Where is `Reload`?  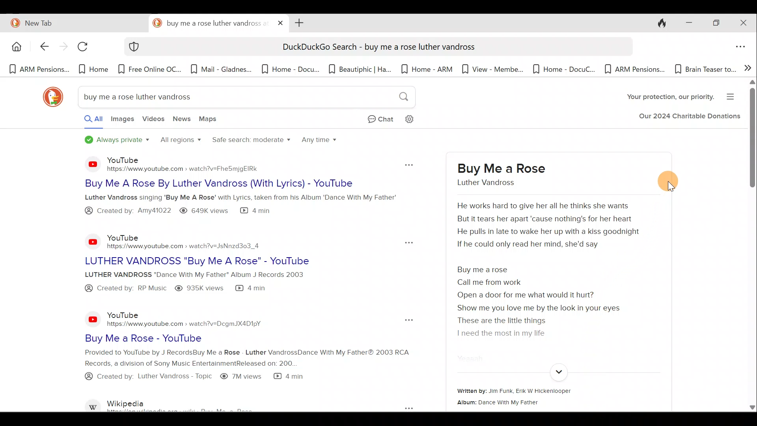 Reload is located at coordinates (86, 49).